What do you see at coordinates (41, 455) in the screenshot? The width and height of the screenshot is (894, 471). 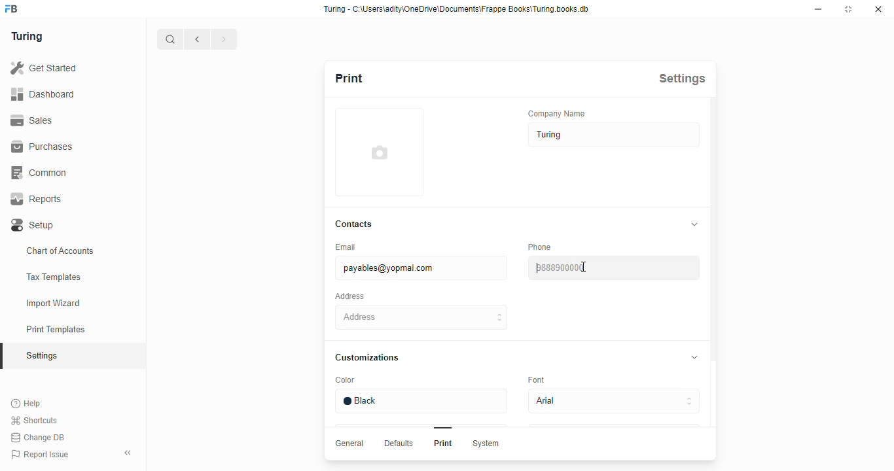 I see `Report Issue` at bounding box center [41, 455].